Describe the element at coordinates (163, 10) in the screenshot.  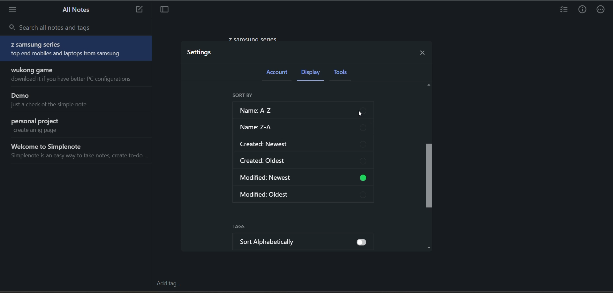
I see `toggle focus mode` at that location.